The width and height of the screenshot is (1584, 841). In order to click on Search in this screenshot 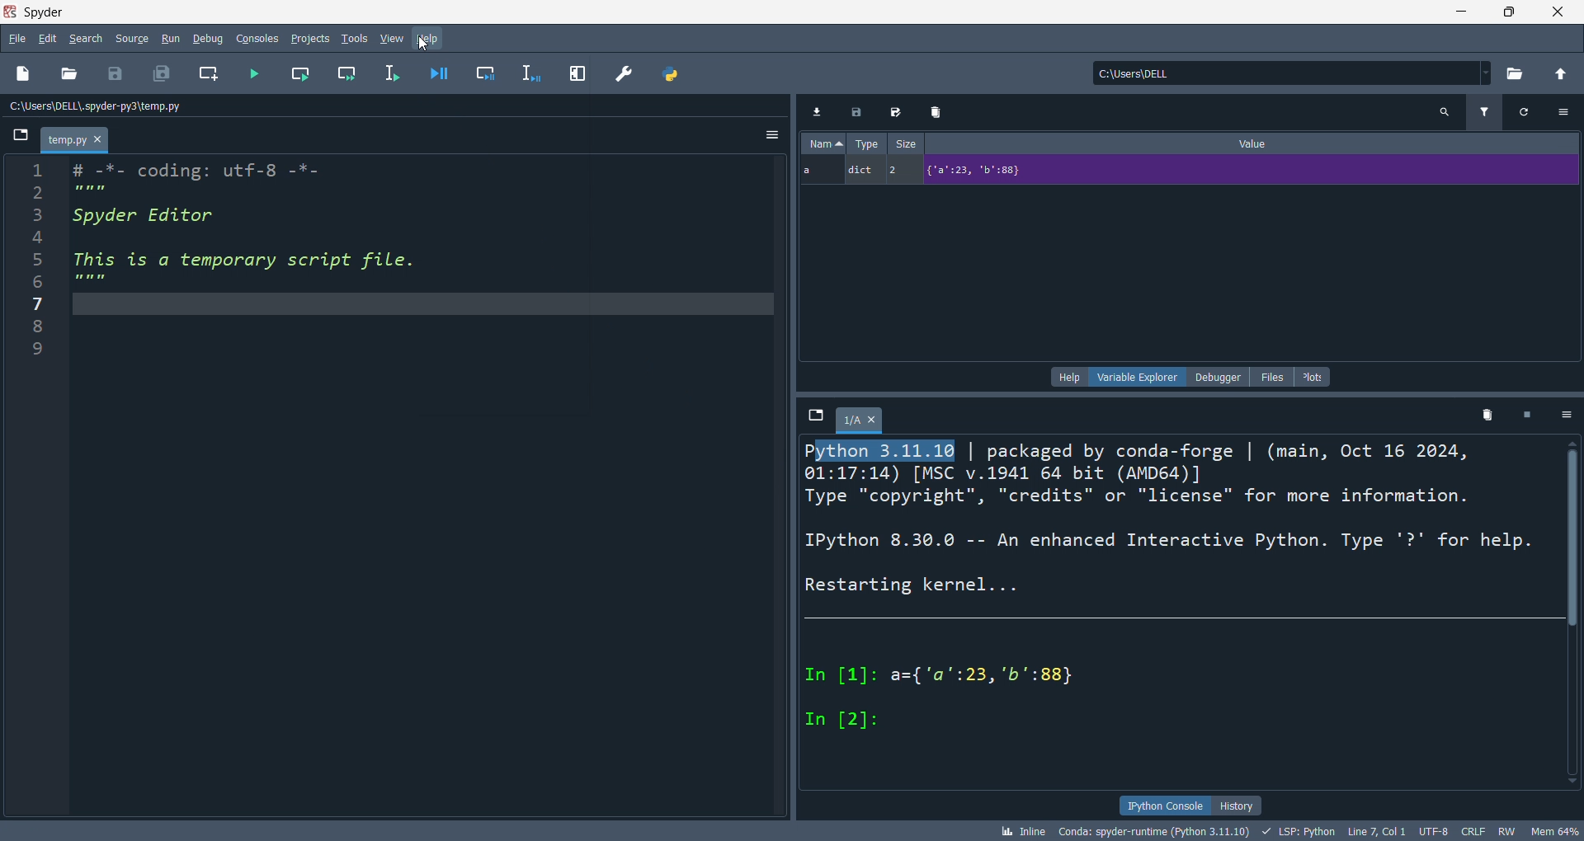, I will do `click(1446, 111)`.